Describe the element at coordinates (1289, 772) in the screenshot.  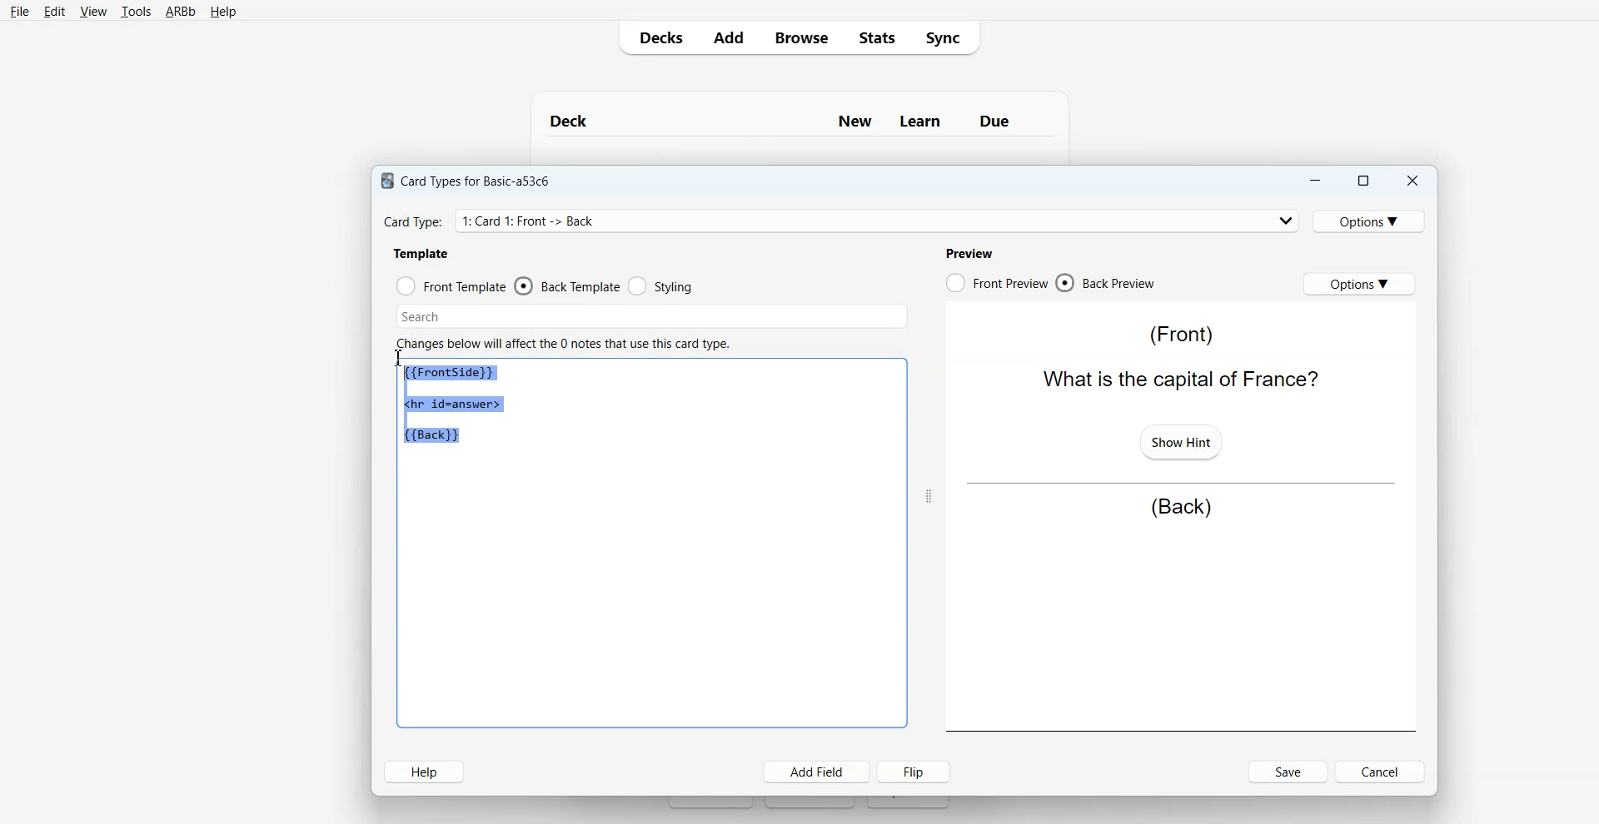
I see `Save` at that location.